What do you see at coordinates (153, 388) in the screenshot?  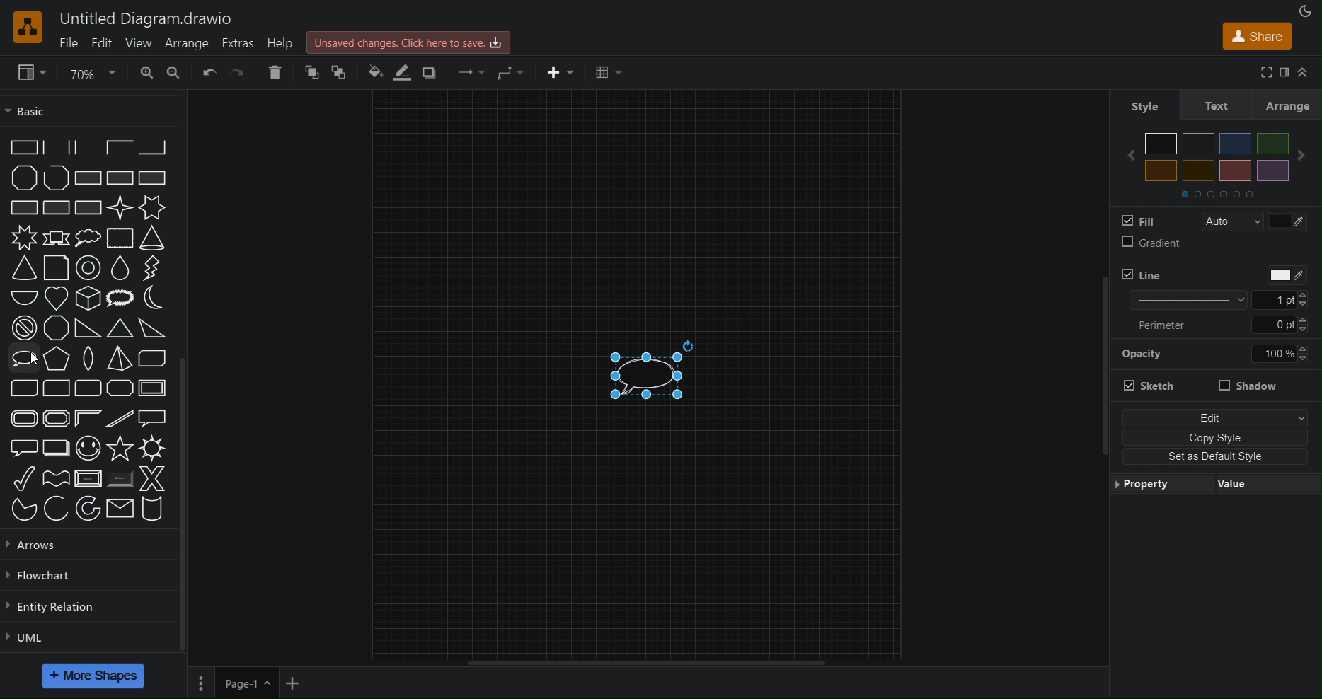 I see `Frame` at bounding box center [153, 388].